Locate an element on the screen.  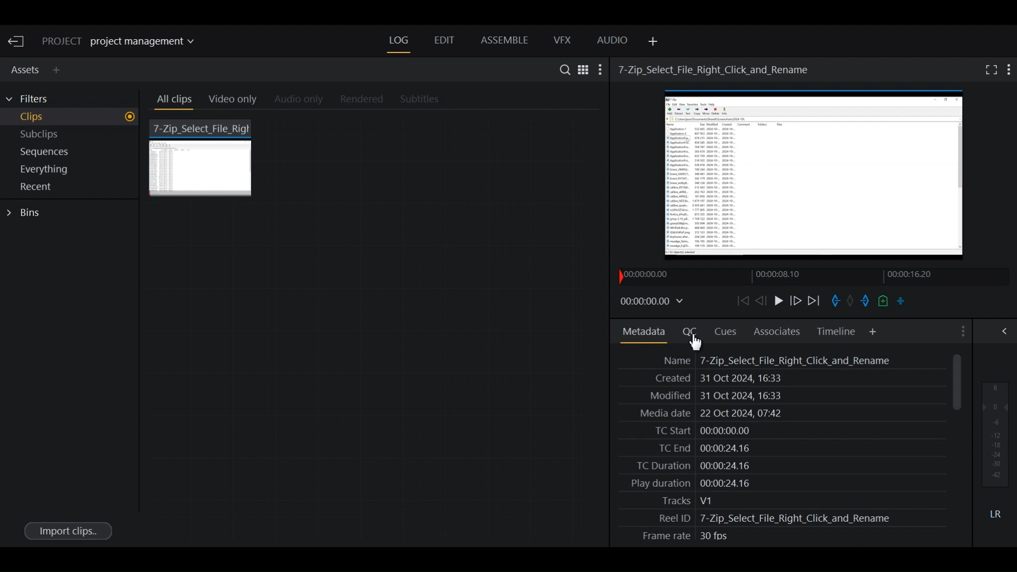
Add Panel is located at coordinates (873, 332).